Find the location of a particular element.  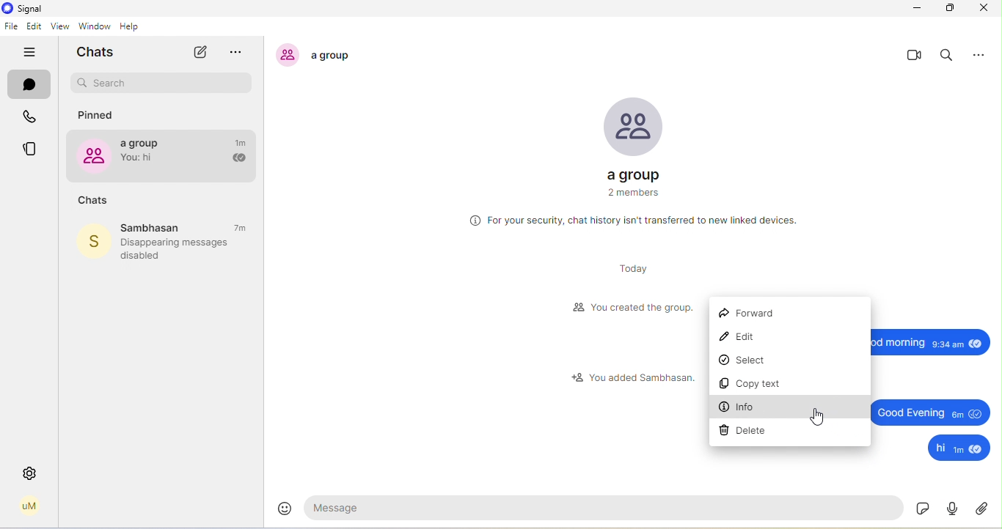

edit is located at coordinates (744, 339).